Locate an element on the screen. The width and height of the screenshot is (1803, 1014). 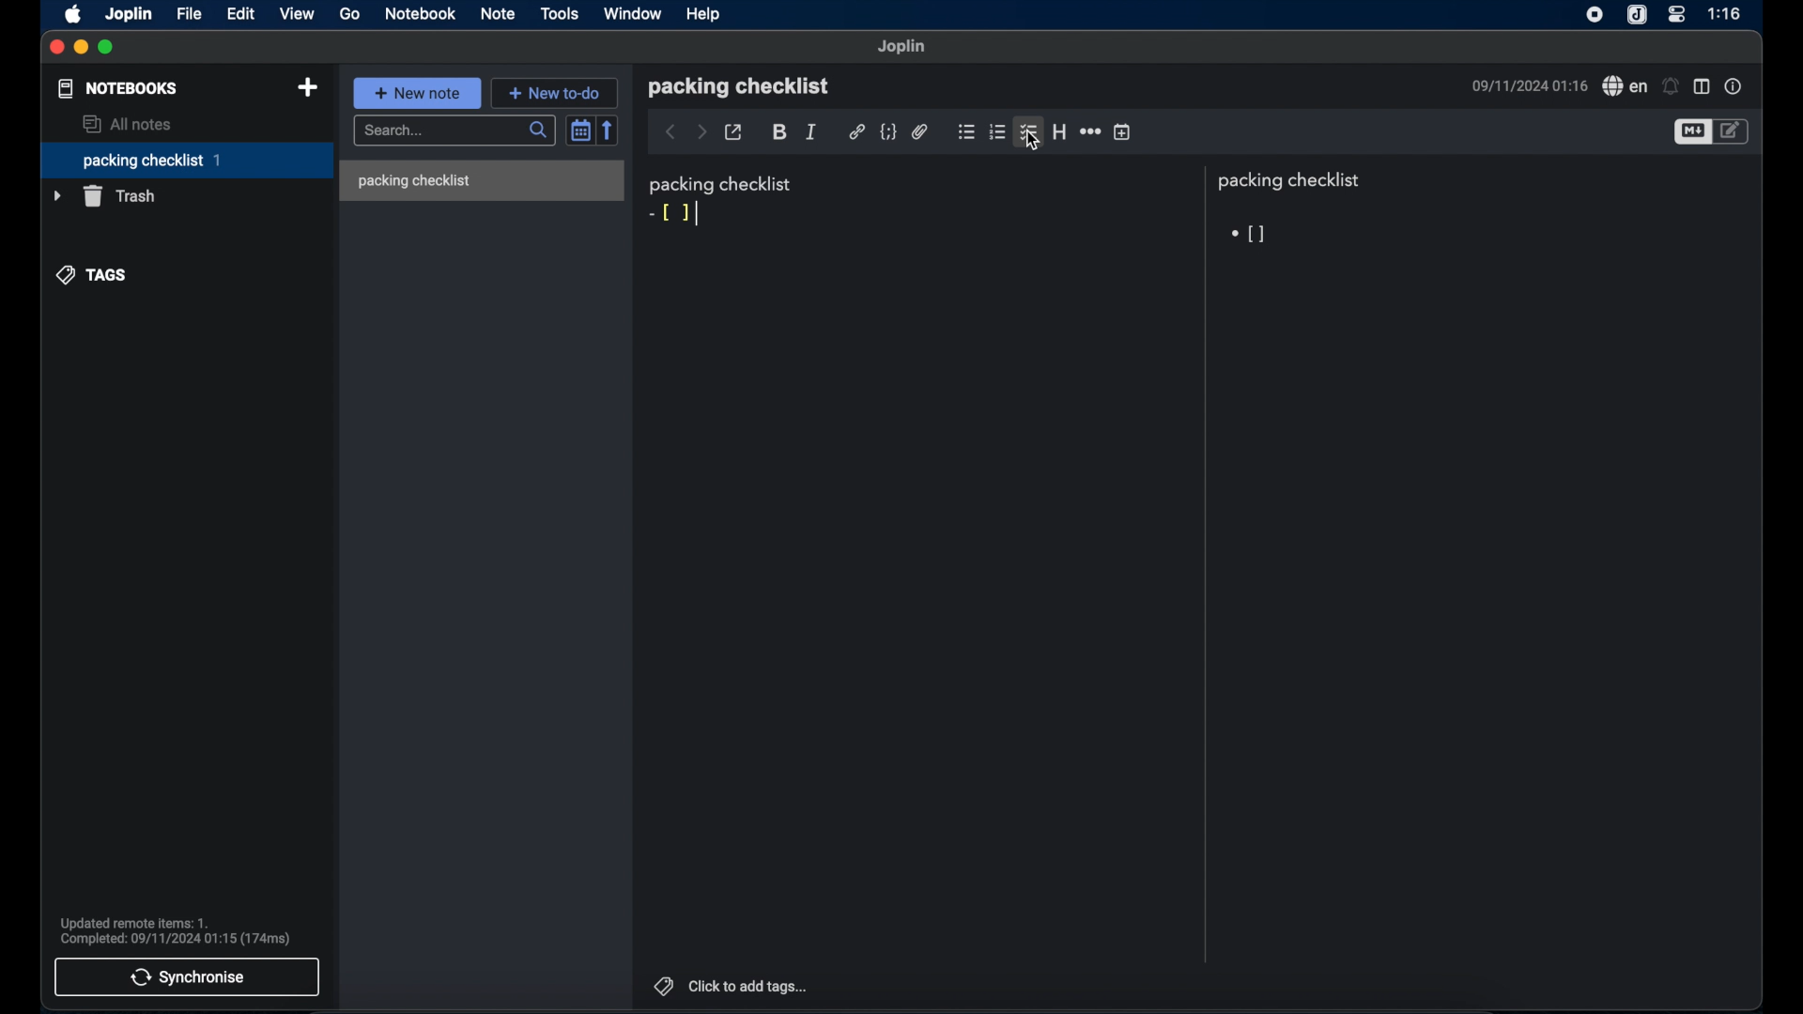
file is located at coordinates (191, 14).